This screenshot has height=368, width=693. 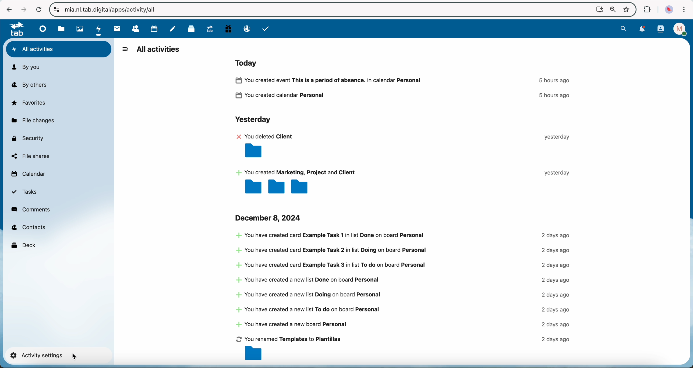 I want to click on email, so click(x=246, y=29).